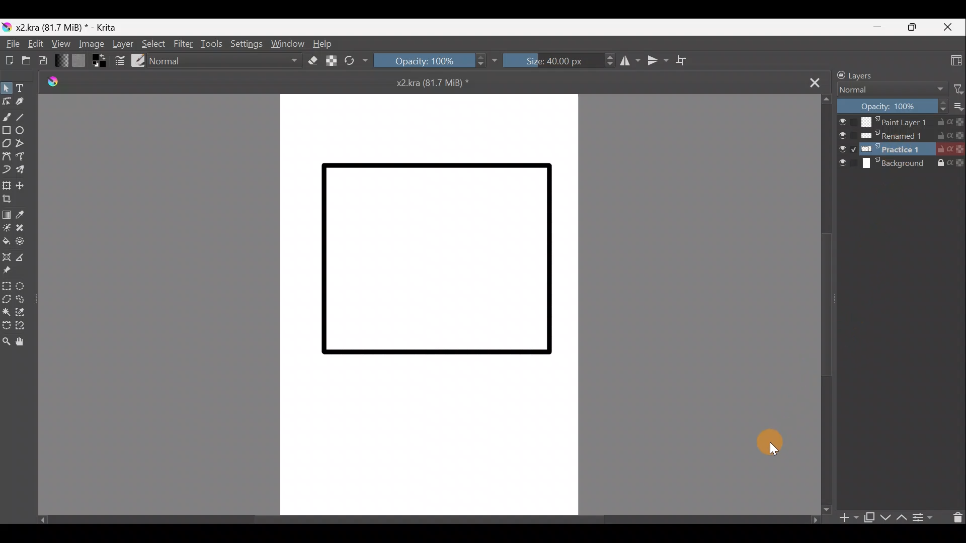 The image size is (966, 543). Describe the element at coordinates (814, 81) in the screenshot. I see `Close tab` at that location.